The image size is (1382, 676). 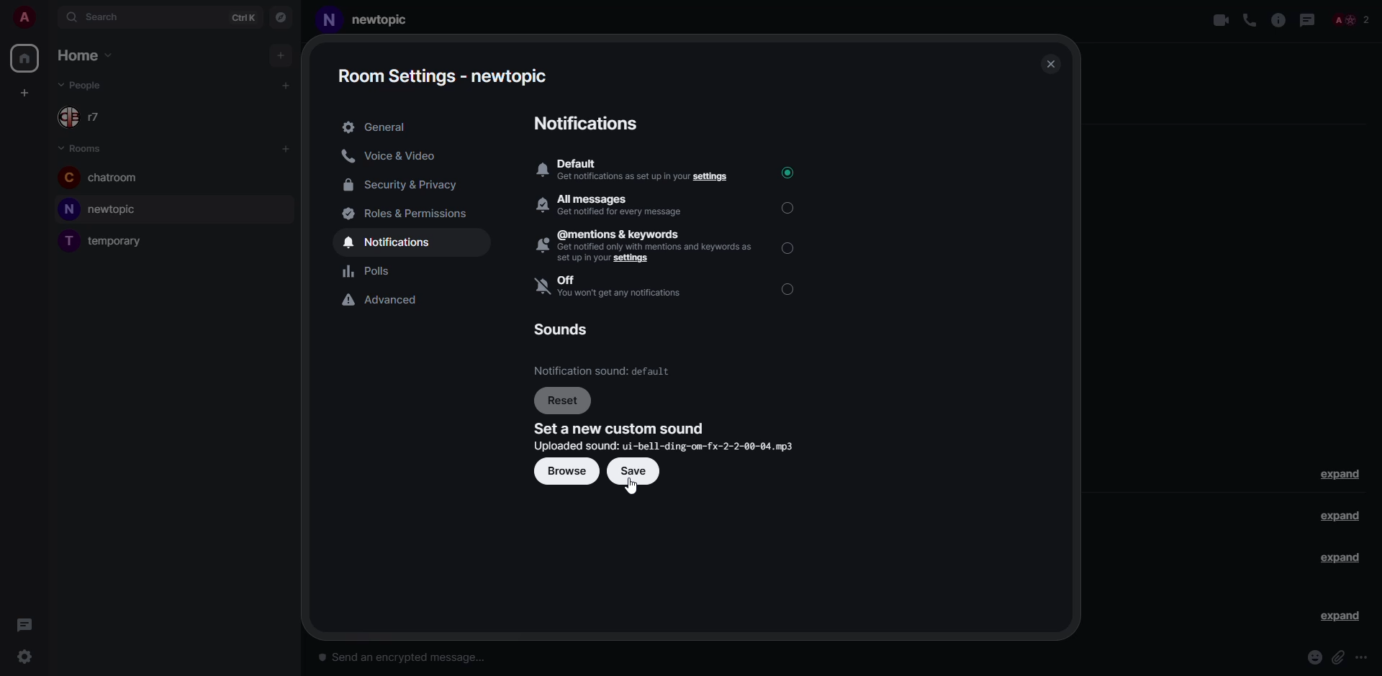 I want to click on threads, so click(x=1307, y=19).